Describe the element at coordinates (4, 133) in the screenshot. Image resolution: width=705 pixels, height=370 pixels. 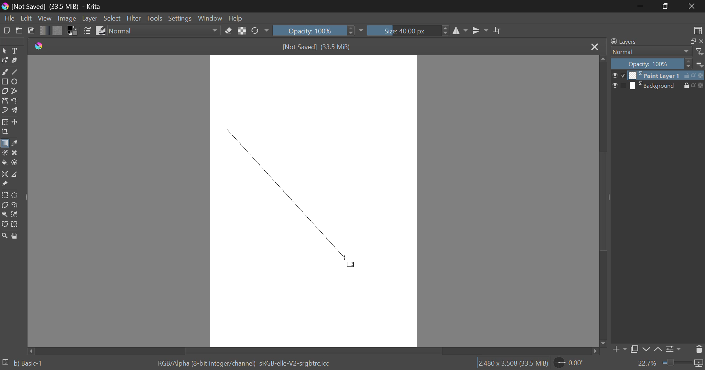
I see `Crop Layer` at that location.